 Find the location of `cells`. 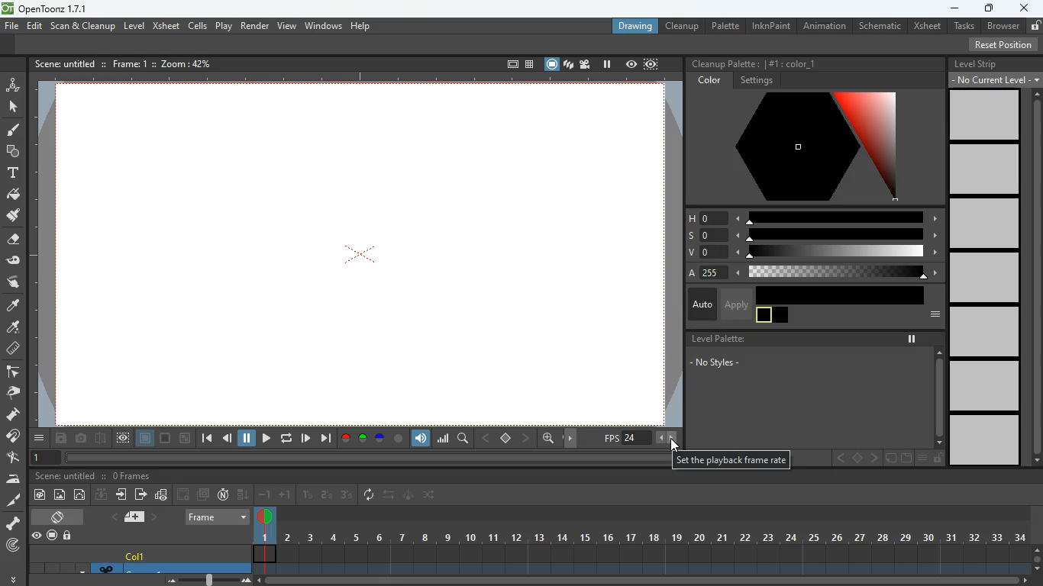

cells is located at coordinates (199, 25).